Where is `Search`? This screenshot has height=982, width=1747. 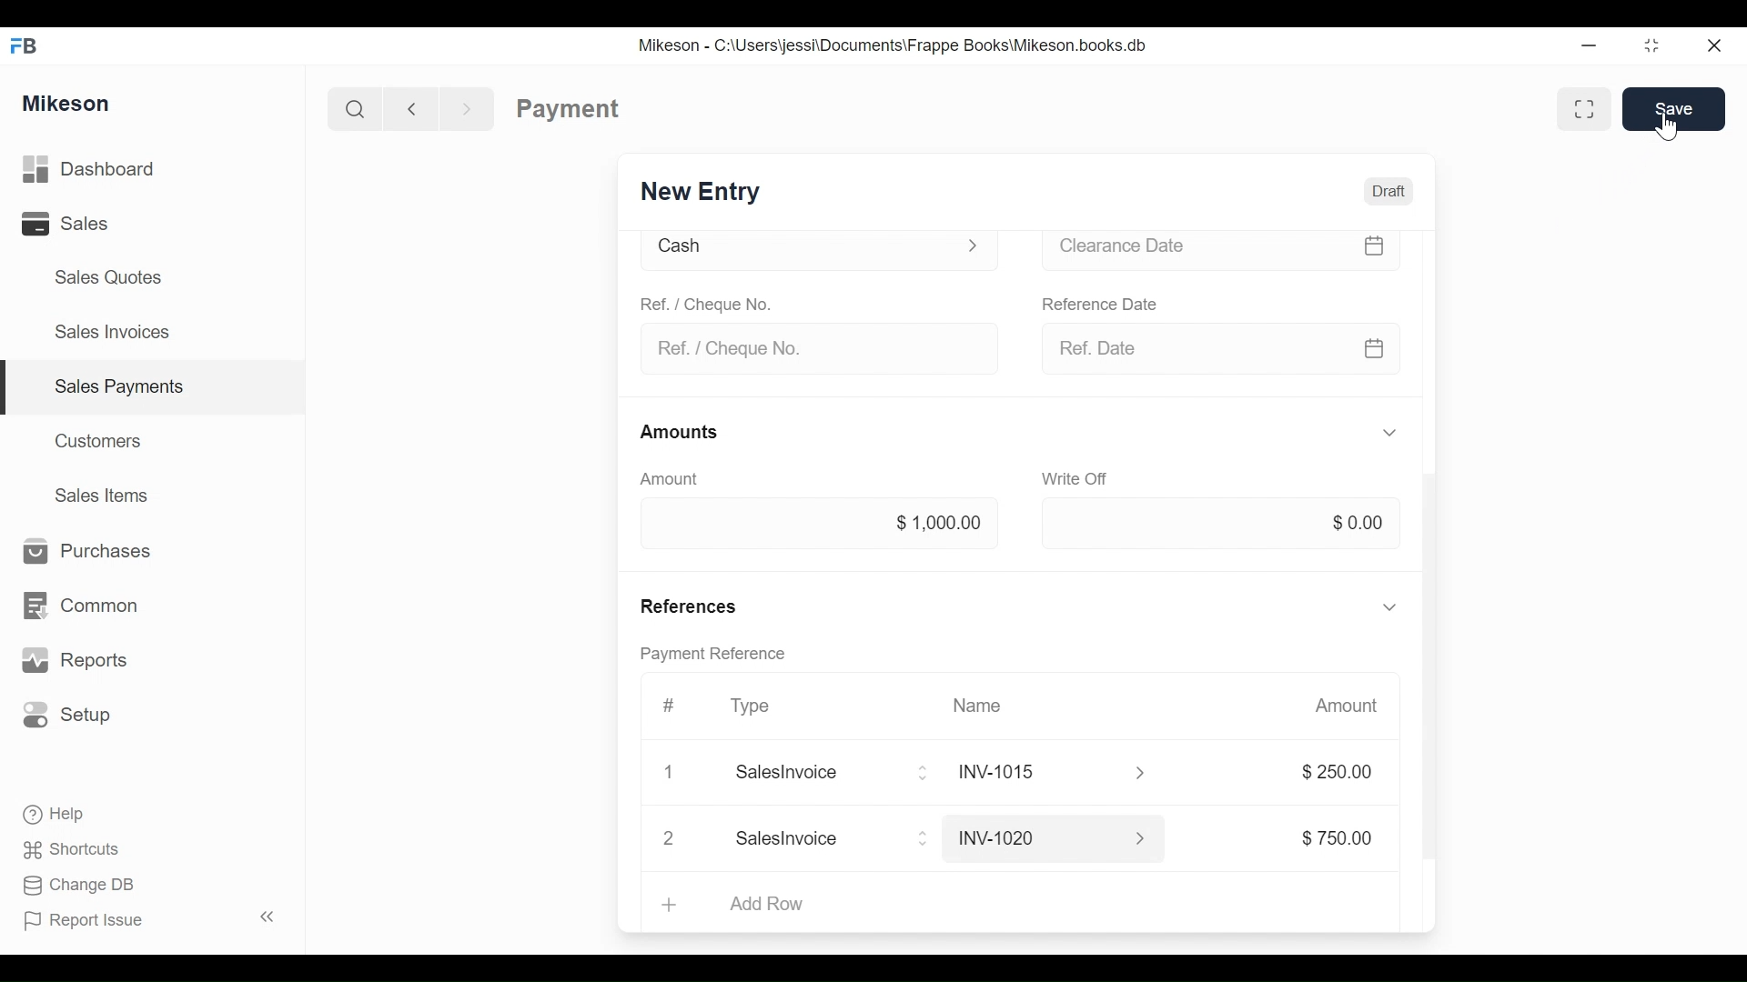 Search is located at coordinates (349, 107).